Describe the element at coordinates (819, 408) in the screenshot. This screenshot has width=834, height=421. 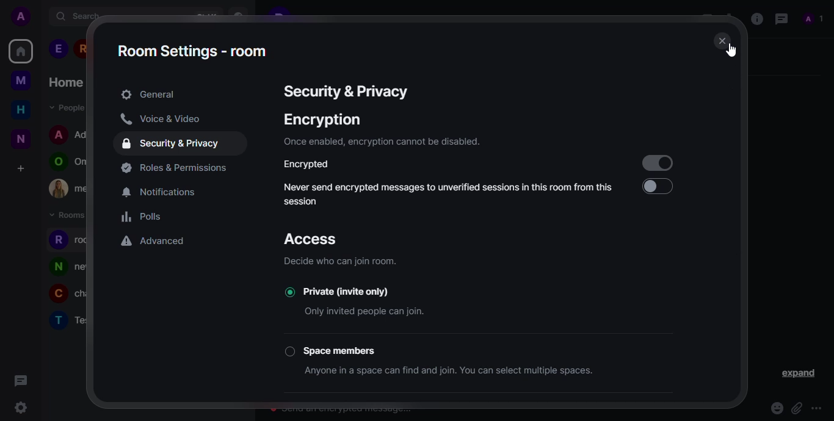
I see `more` at that location.